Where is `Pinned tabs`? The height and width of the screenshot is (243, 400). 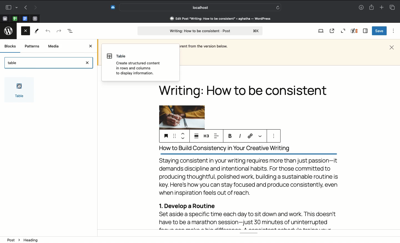
Pinned tabs is located at coordinates (25, 18).